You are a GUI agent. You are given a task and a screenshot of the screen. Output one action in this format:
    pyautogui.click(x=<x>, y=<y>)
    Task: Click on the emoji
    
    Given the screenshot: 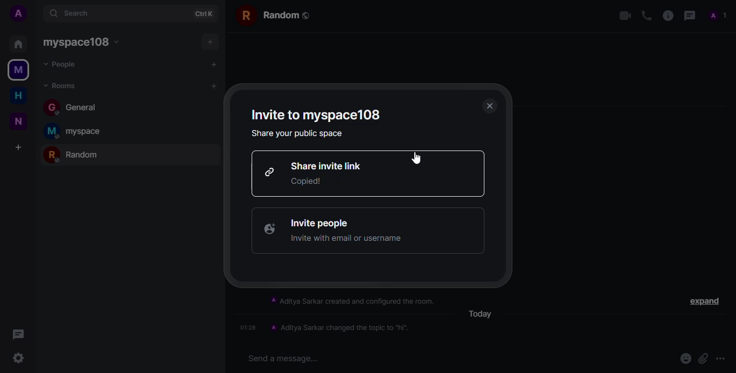 What is the action you would take?
    pyautogui.click(x=683, y=358)
    